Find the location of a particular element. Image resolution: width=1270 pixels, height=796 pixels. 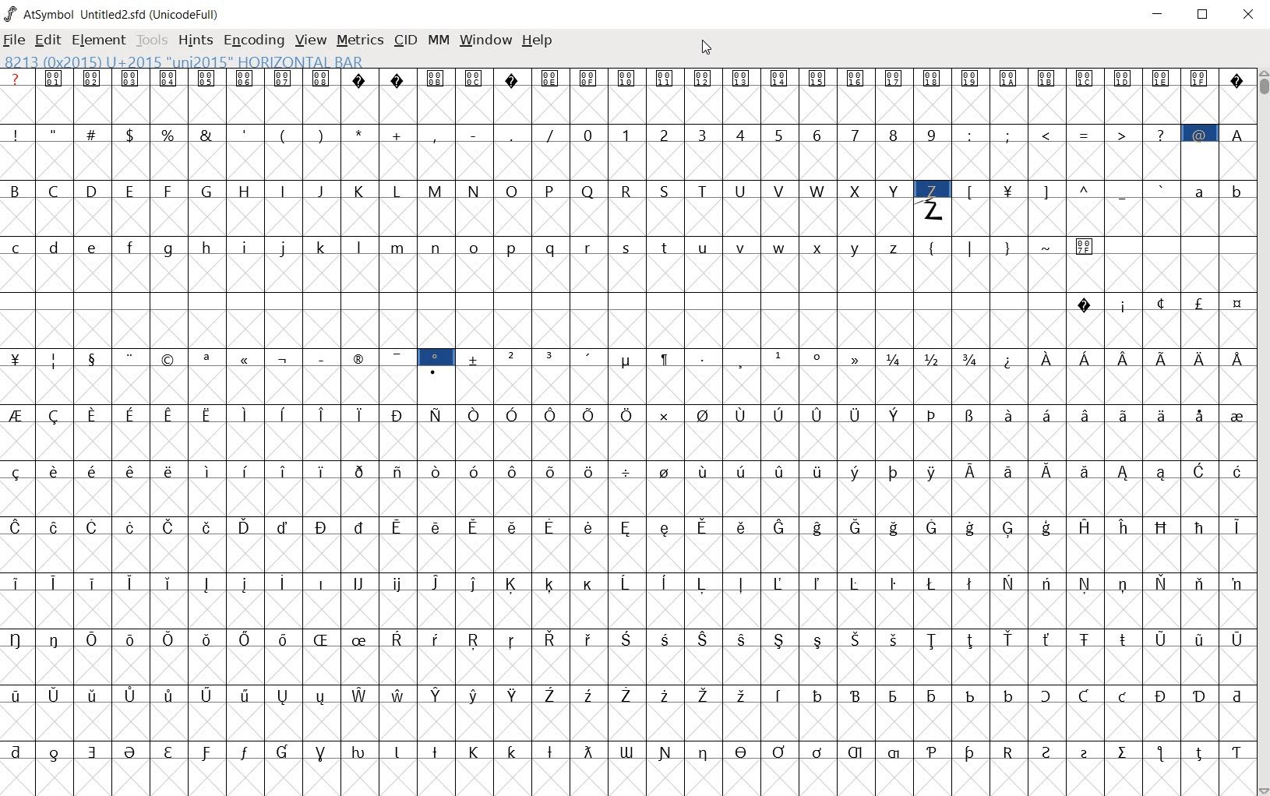

TOOLS is located at coordinates (154, 41).